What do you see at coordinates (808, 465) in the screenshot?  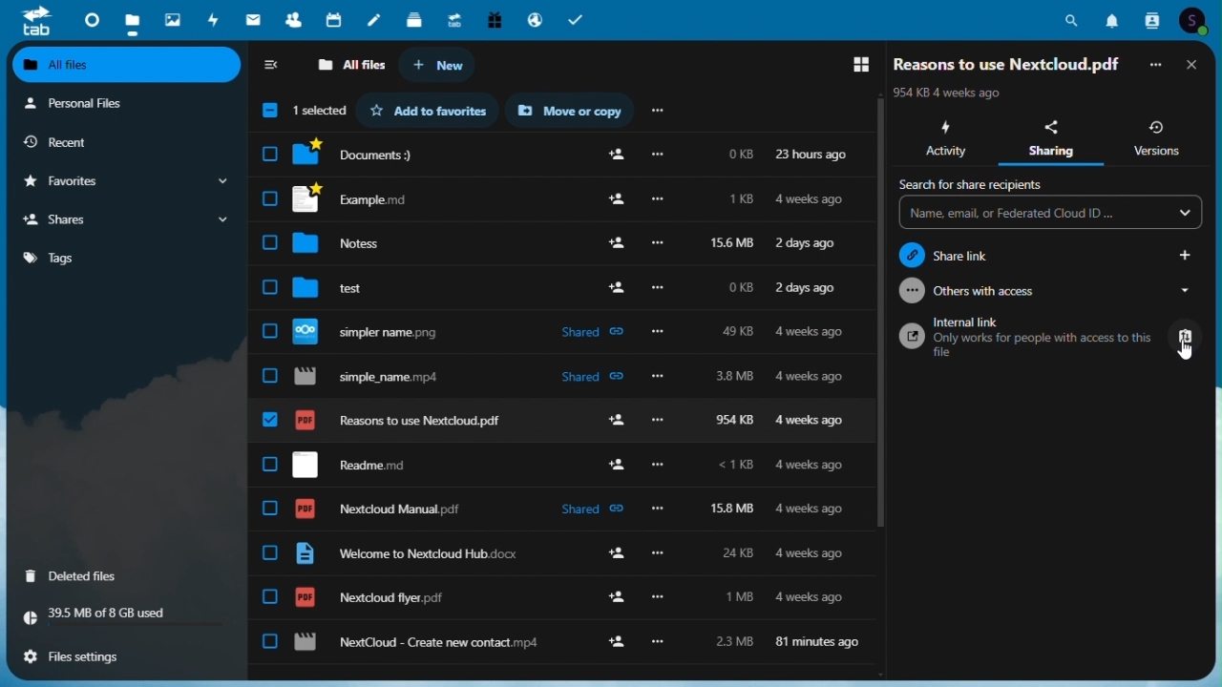 I see `4 weeks ago` at bounding box center [808, 465].